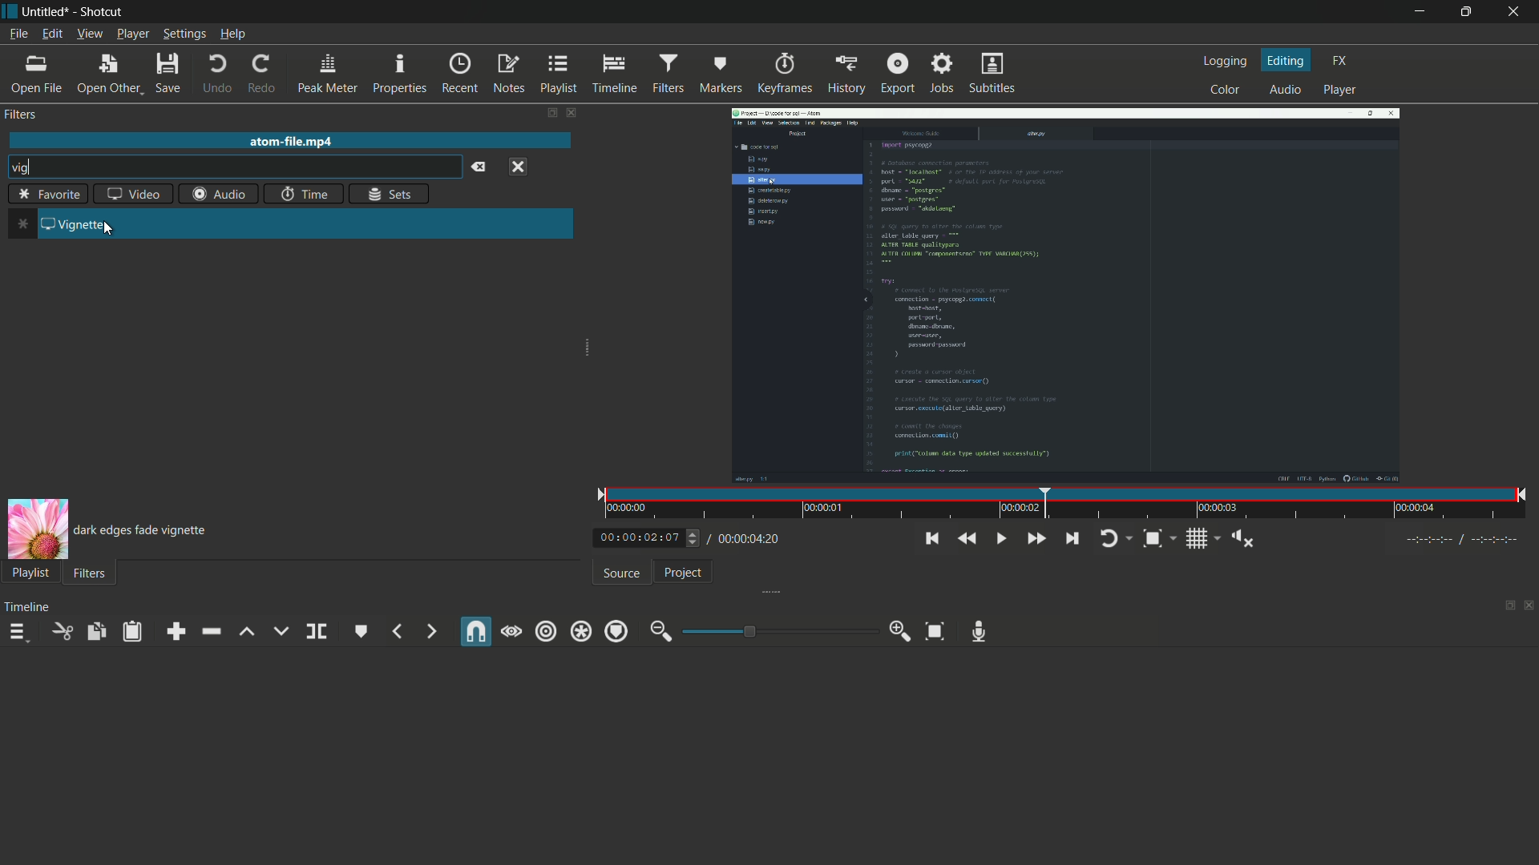 The height and width of the screenshot is (865, 1539). Describe the element at coordinates (1227, 60) in the screenshot. I see `logging` at that location.